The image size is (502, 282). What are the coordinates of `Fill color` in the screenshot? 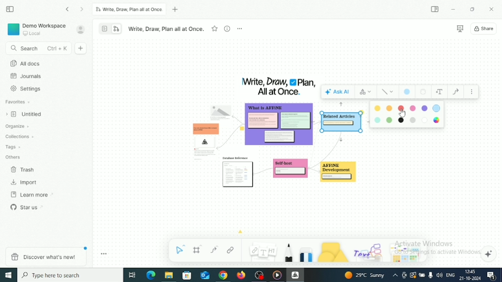 It's located at (407, 91).